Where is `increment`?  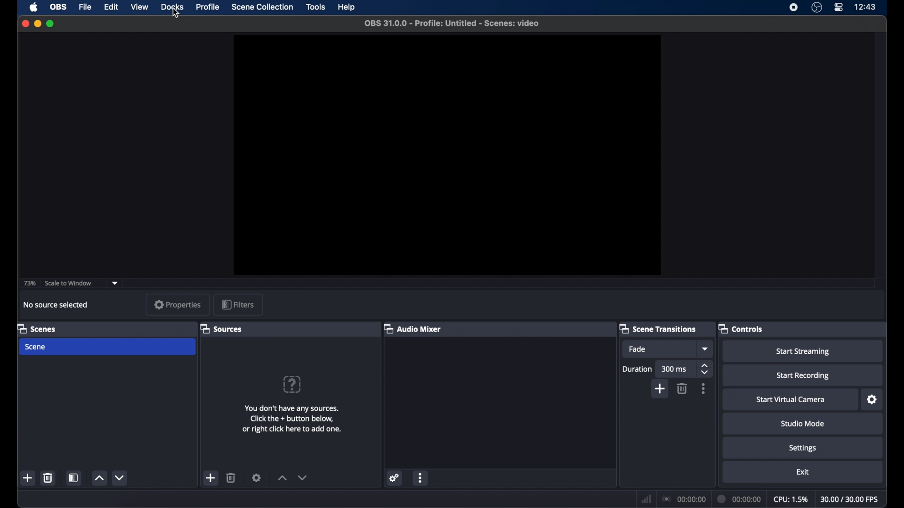 increment is located at coordinates (99, 479).